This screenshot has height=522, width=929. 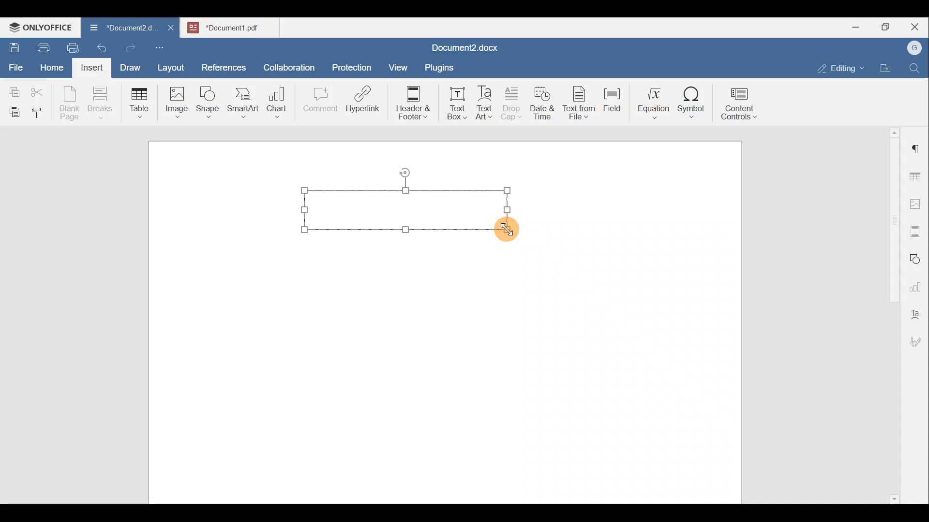 I want to click on Print file, so click(x=42, y=46).